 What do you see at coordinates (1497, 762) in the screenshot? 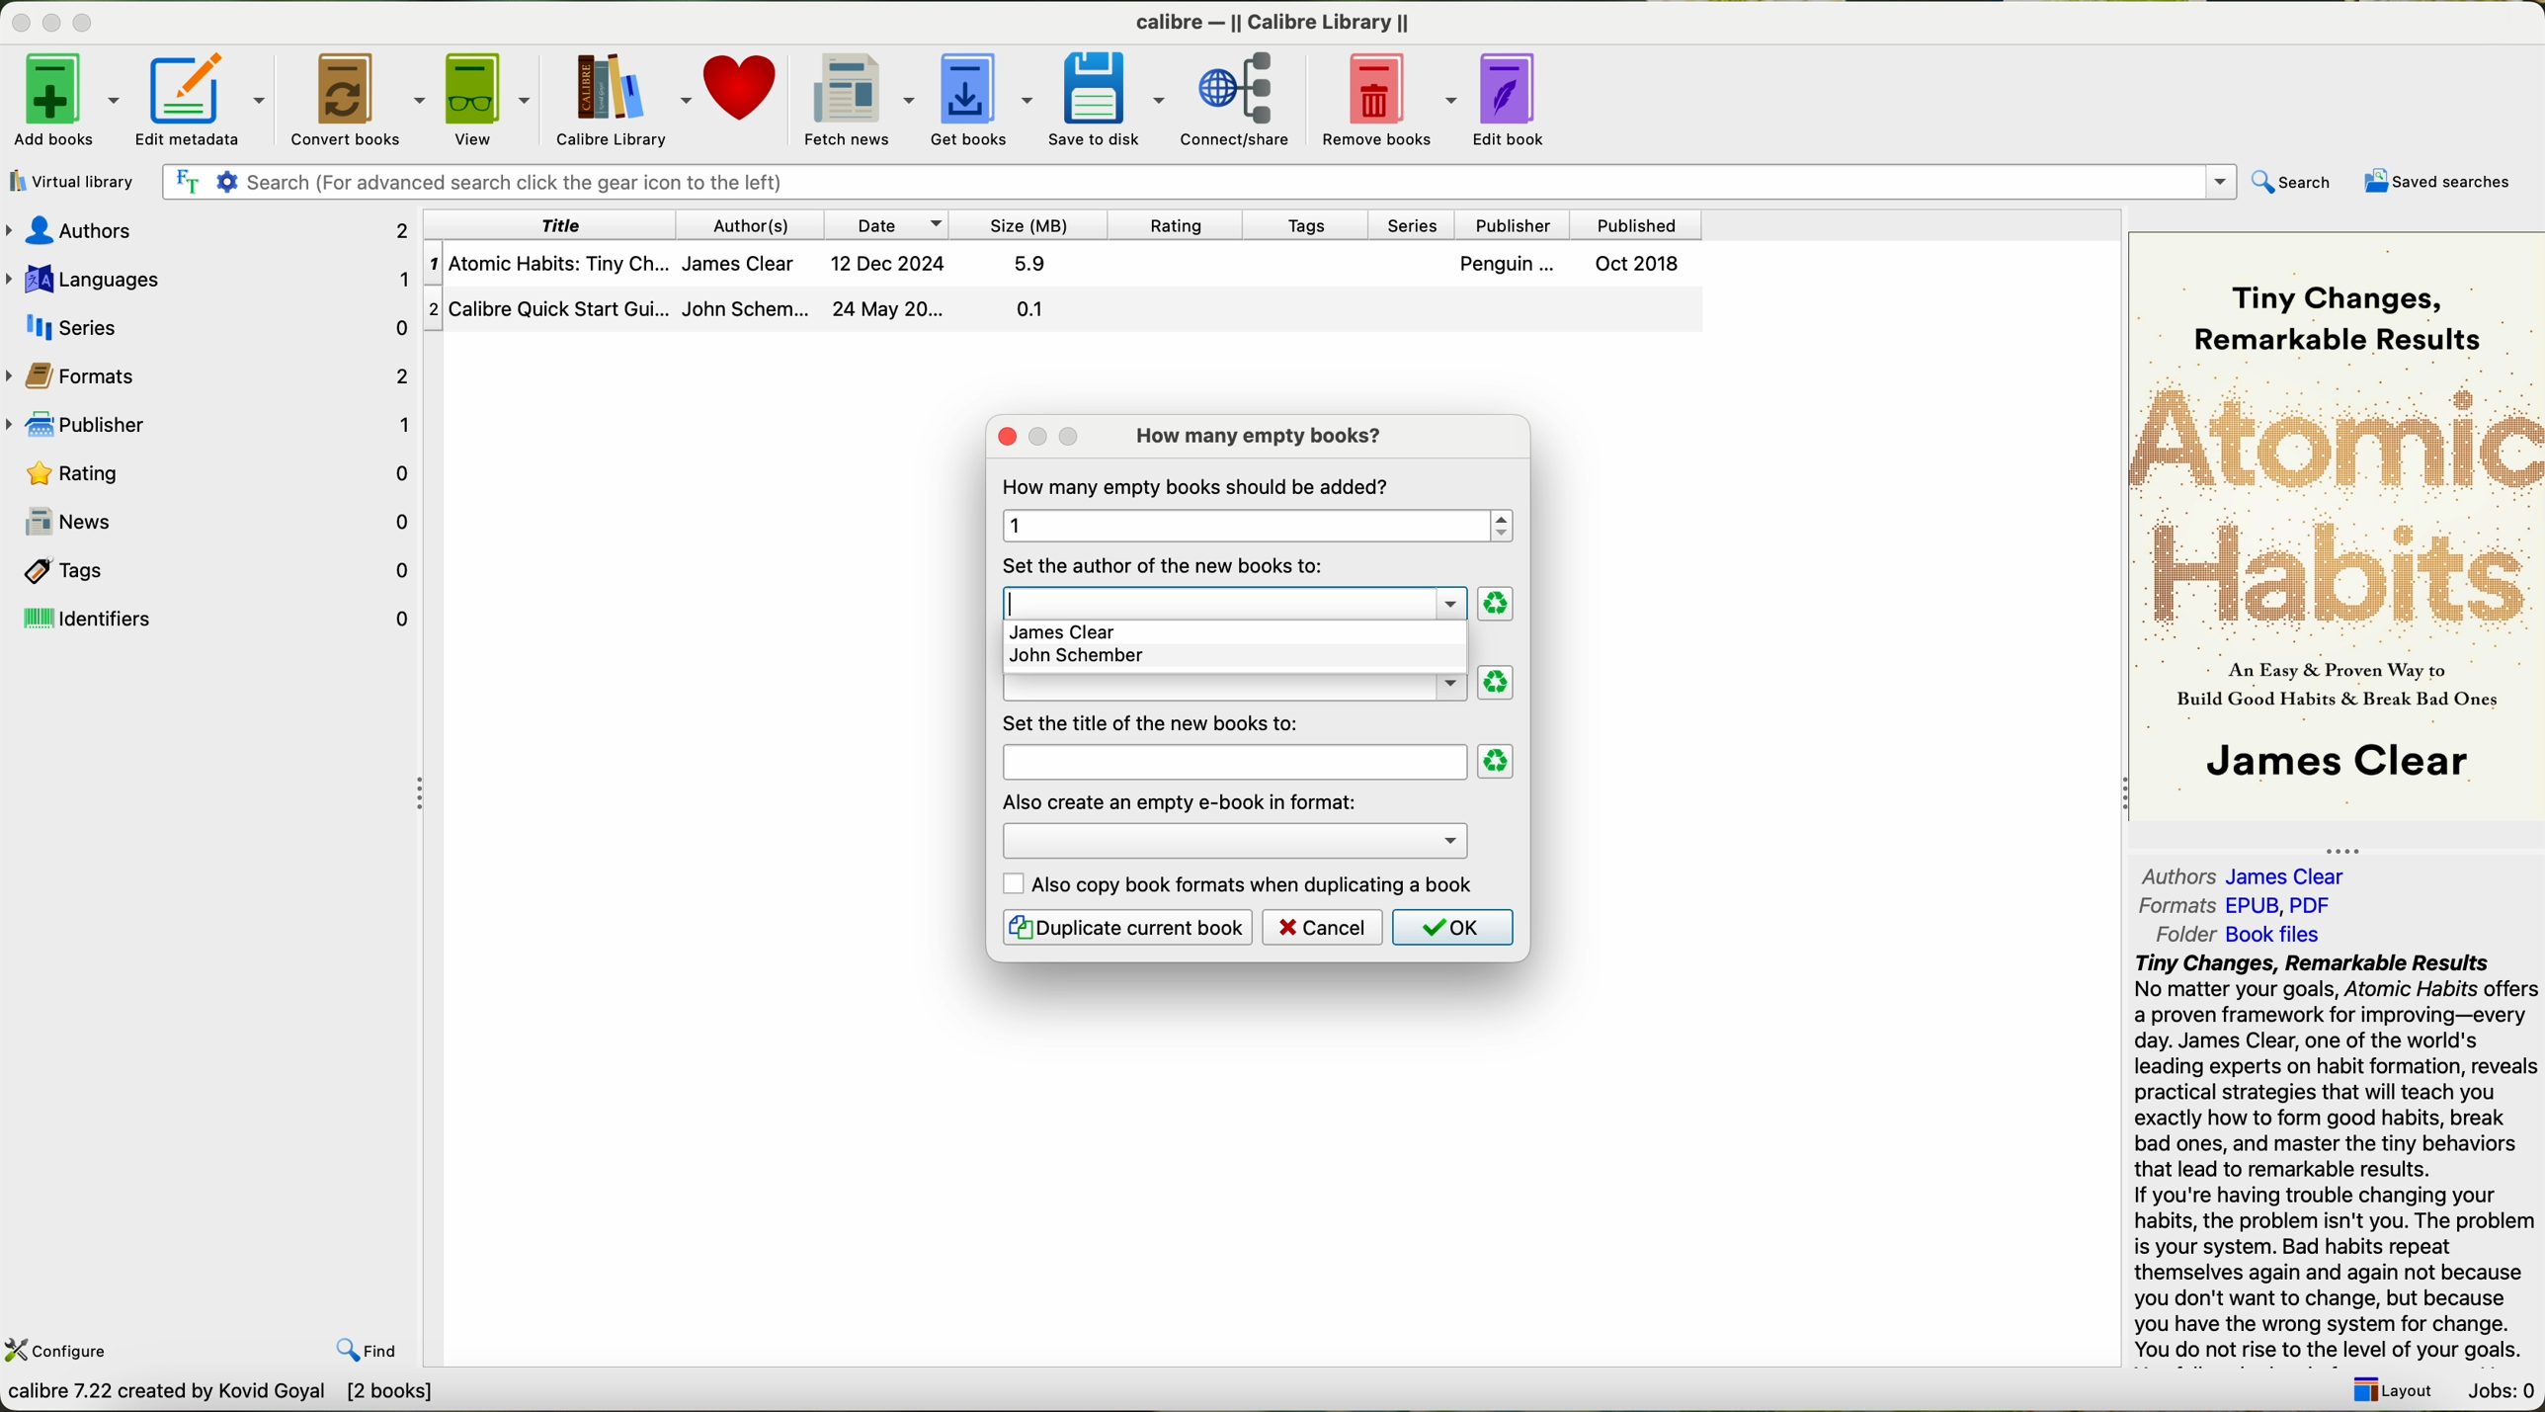
I see `clear` at bounding box center [1497, 762].